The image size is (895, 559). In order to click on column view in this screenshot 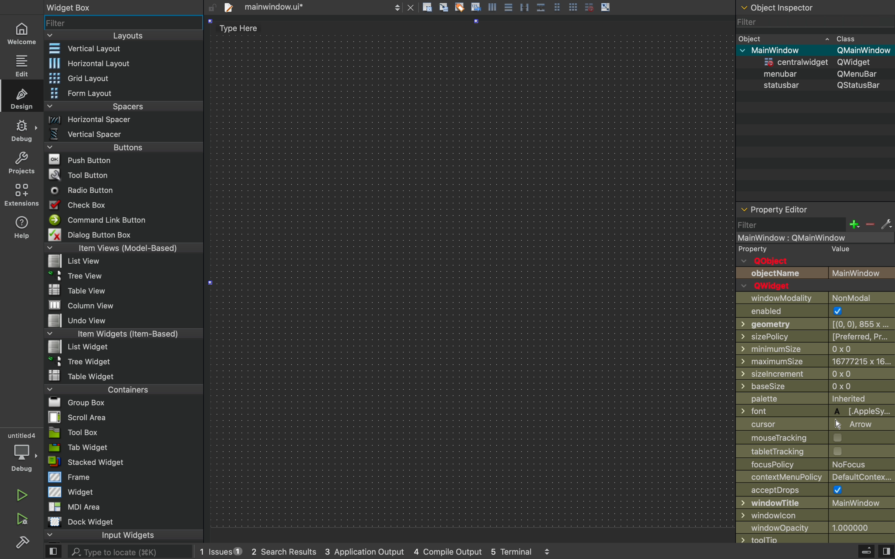, I will do `click(123, 304)`.